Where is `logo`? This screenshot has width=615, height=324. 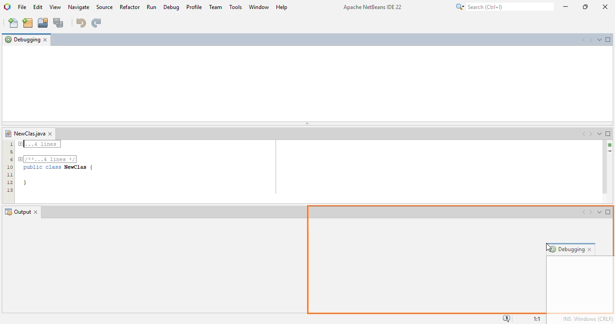 logo is located at coordinates (8, 7).